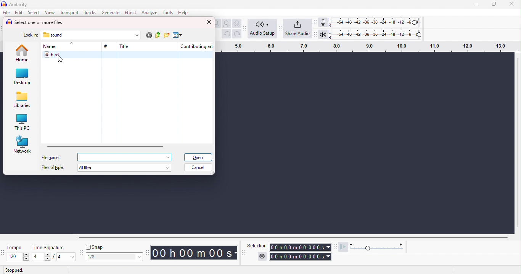 This screenshot has width=521, height=274. What do you see at coordinates (324, 34) in the screenshot?
I see `playback meter` at bounding box center [324, 34].